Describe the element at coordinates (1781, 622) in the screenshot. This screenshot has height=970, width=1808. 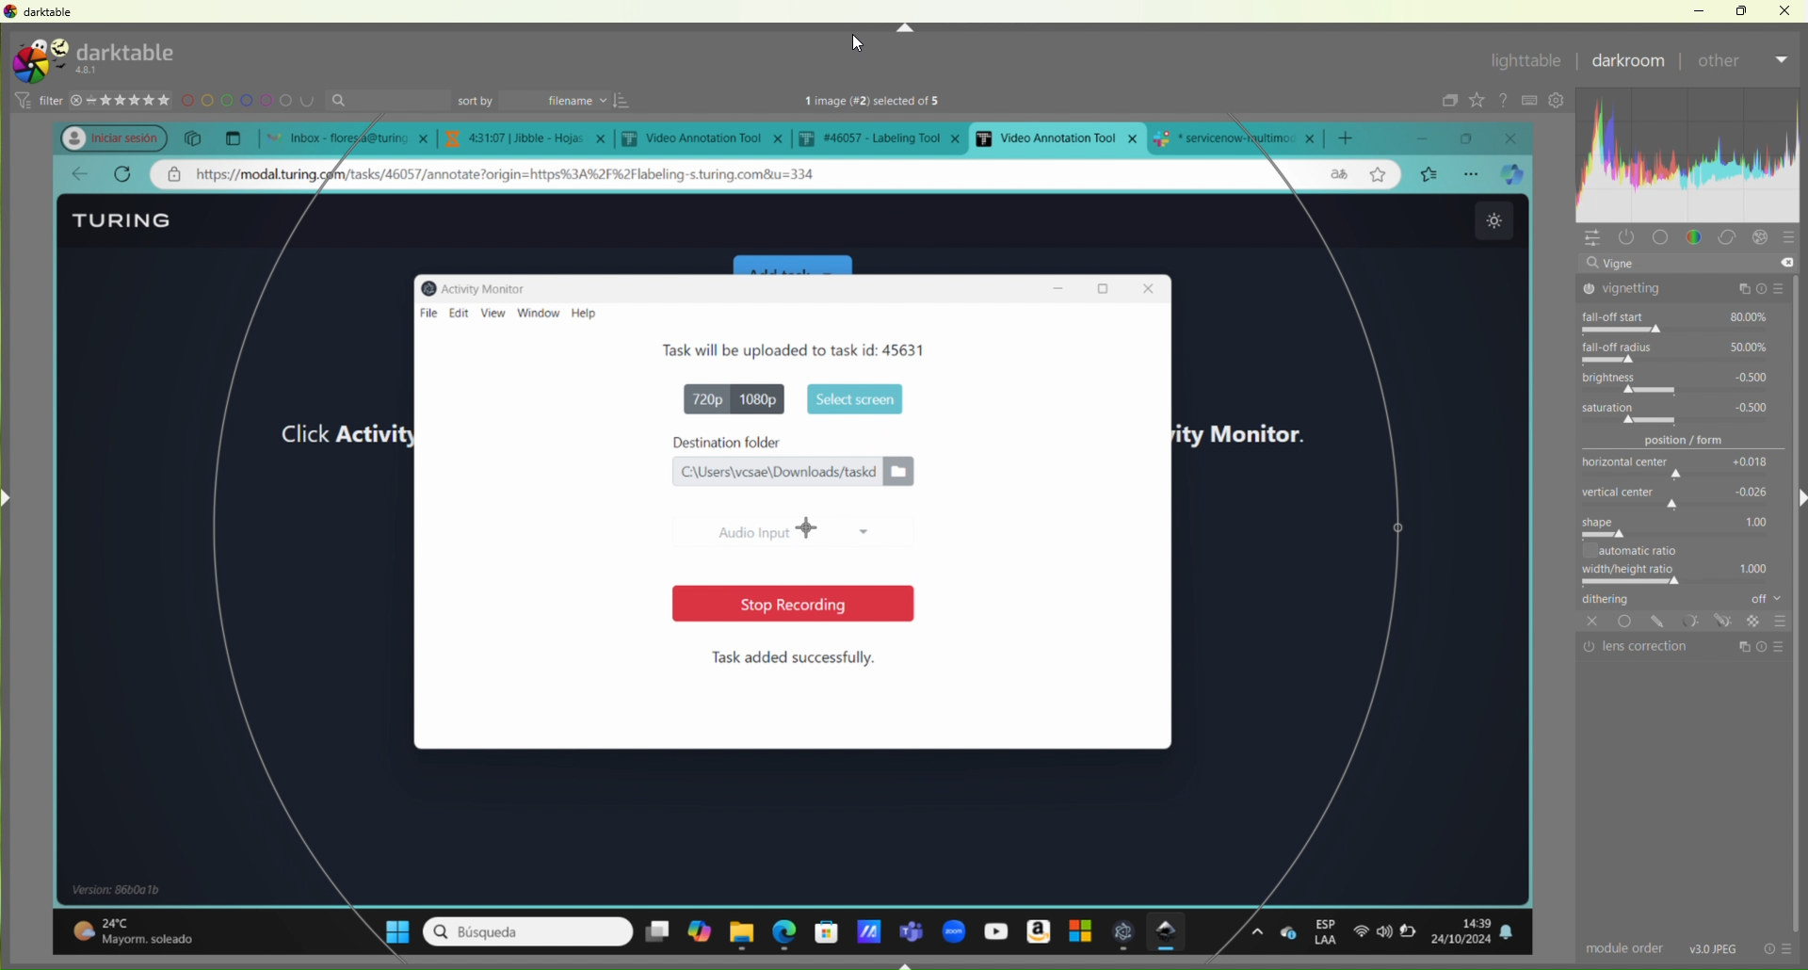
I see `` at that location.